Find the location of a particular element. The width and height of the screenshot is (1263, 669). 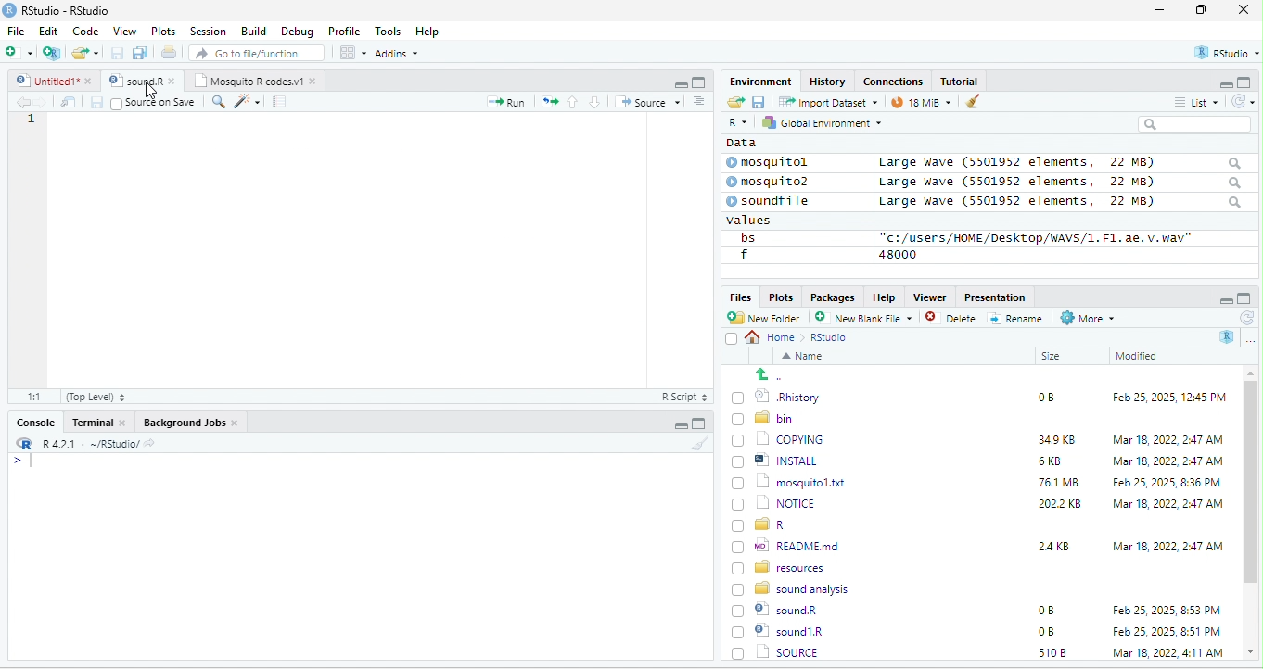

RStudio is located at coordinates (59, 9).